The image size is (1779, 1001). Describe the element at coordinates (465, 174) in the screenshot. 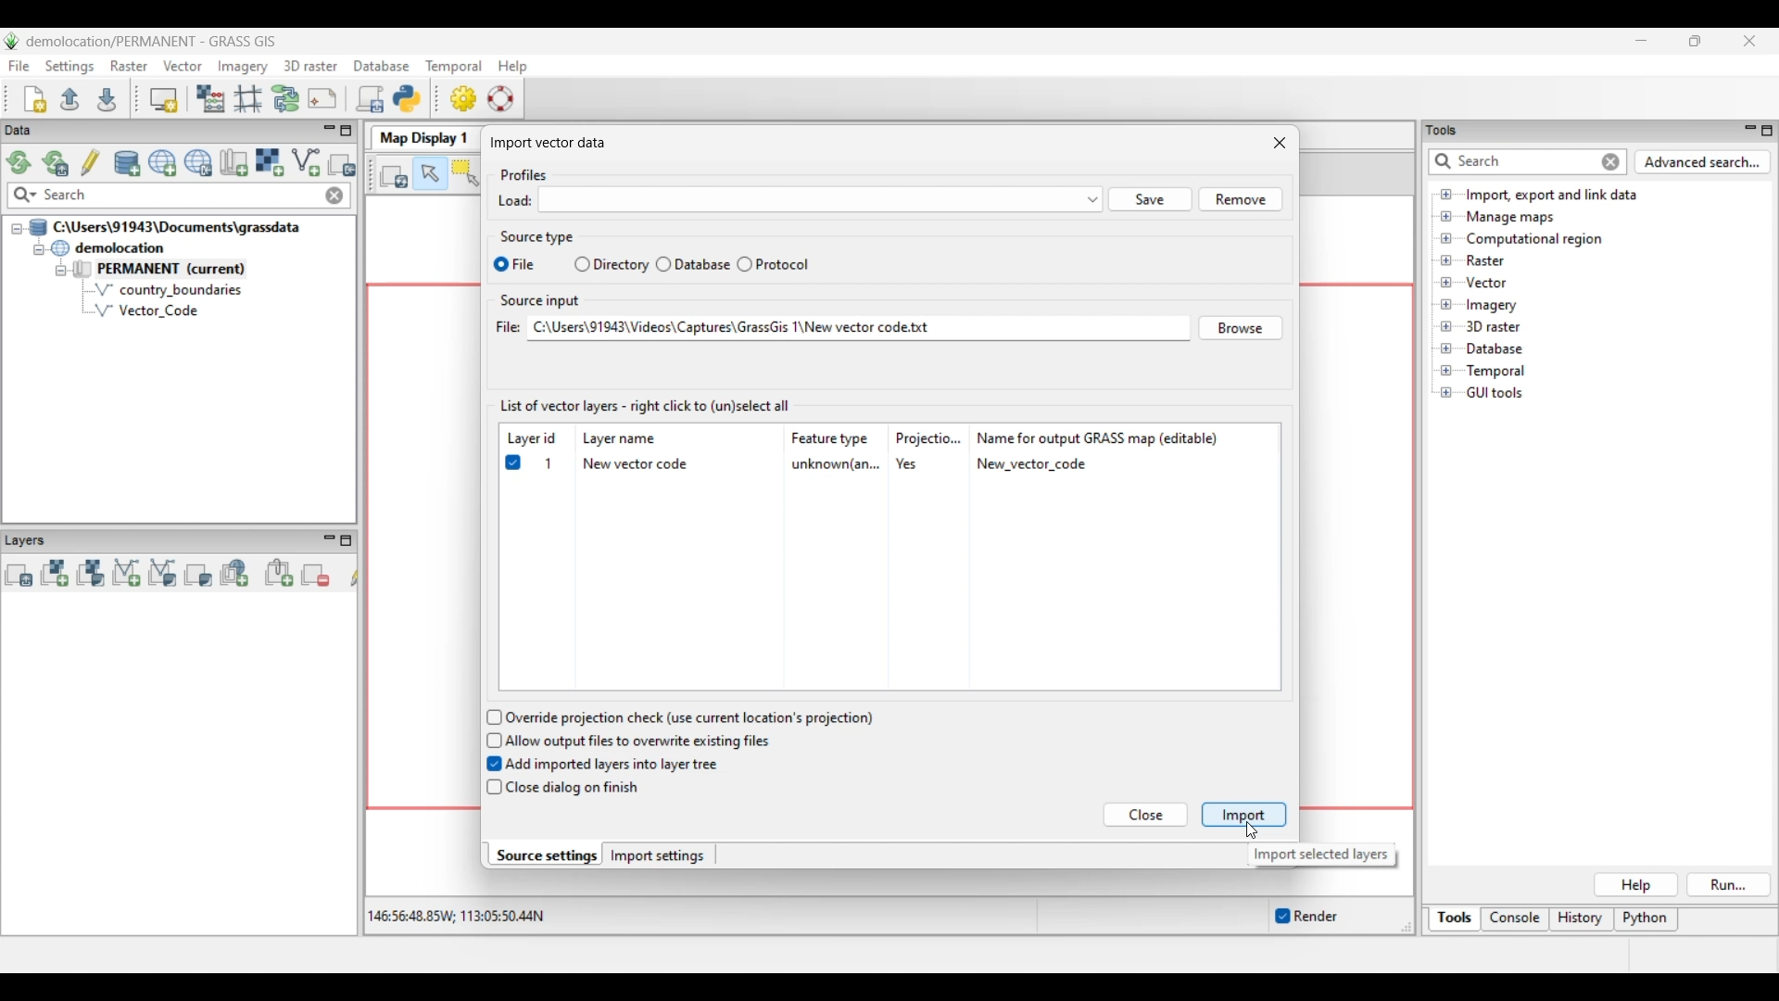

I see `Select vector feature(s)` at that location.